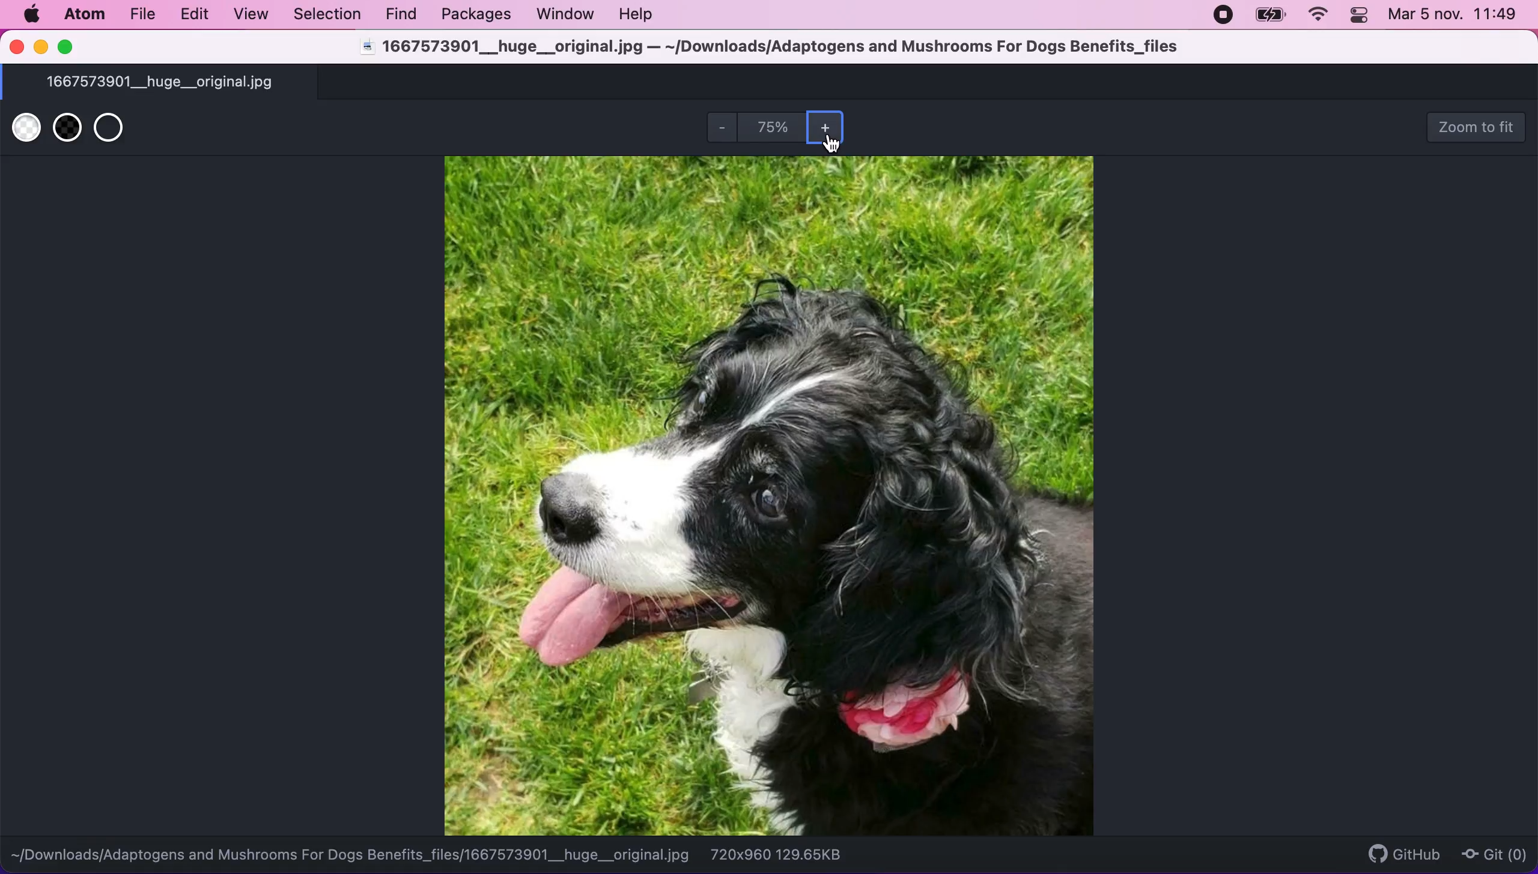 The image size is (1538, 874). I want to click on panel control, so click(1362, 17).